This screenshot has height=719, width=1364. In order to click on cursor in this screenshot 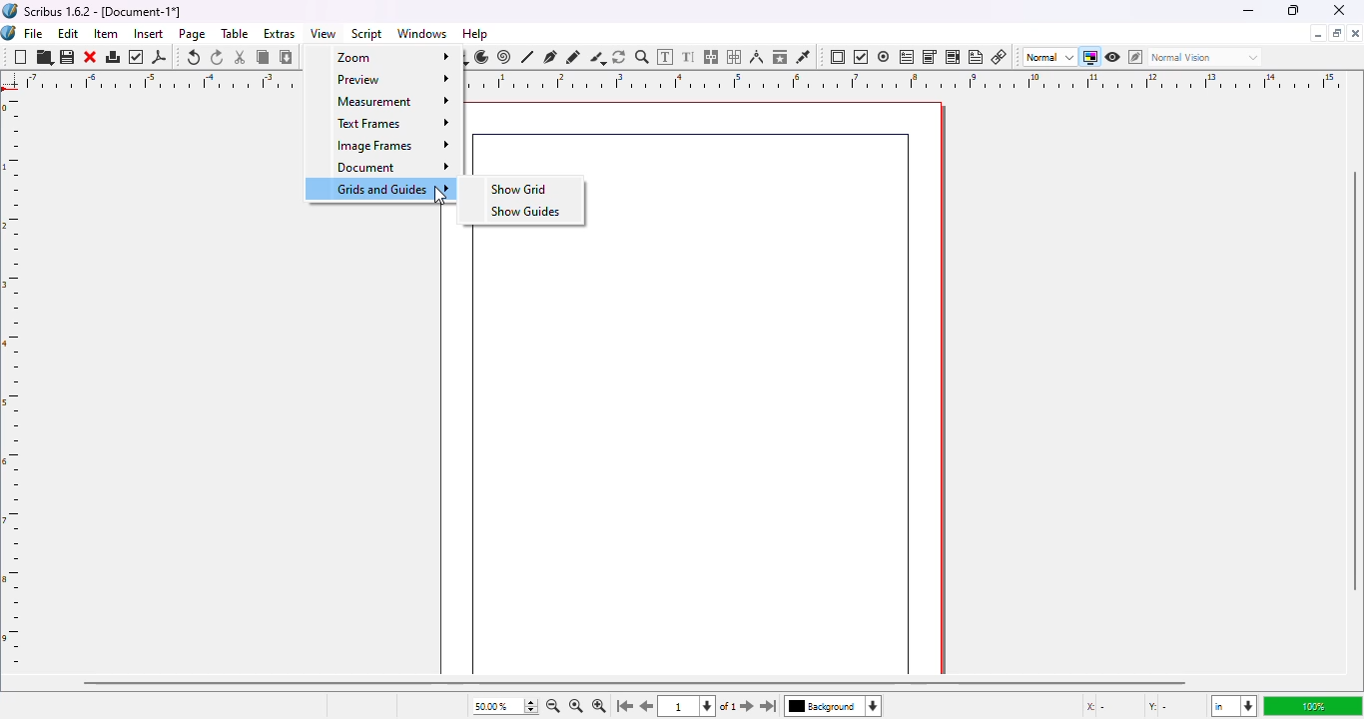, I will do `click(440, 195)`.